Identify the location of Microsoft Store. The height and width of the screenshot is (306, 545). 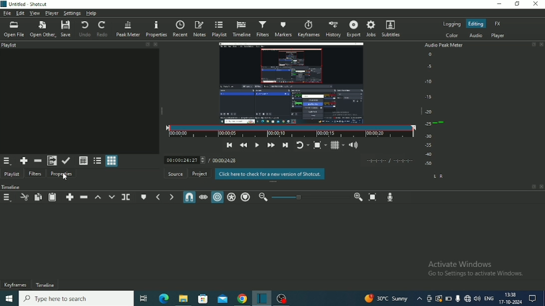
(202, 299).